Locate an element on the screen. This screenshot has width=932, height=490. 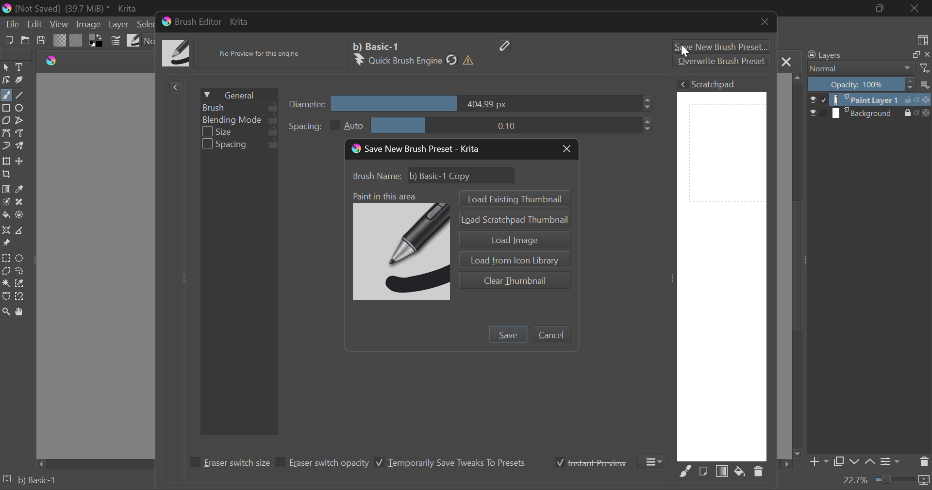
No Preview Available is located at coordinates (262, 54).